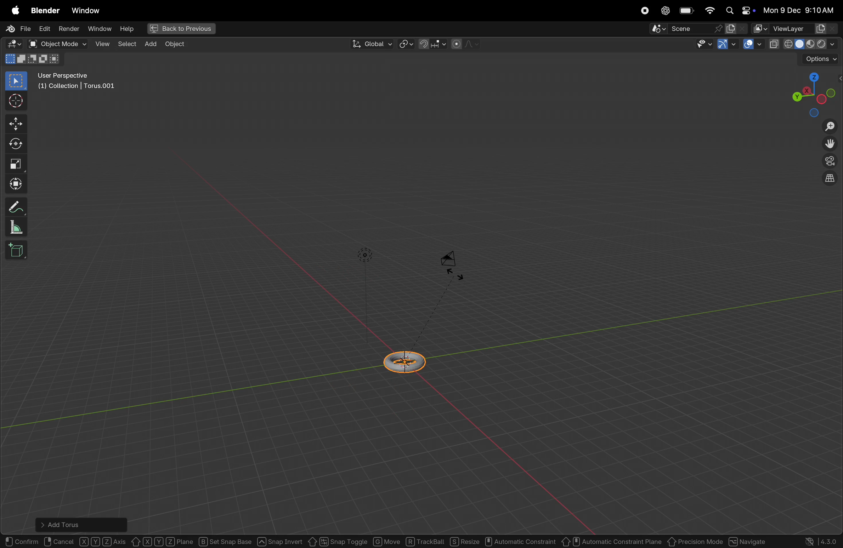 This screenshot has width=843, height=548. Describe the element at coordinates (163, 540) in the screenshot. I see `xyz plane` at that location.